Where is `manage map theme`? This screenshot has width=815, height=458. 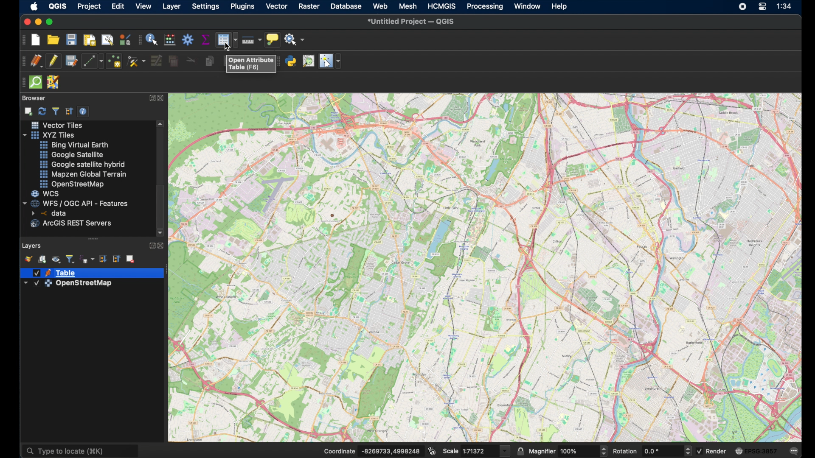 manage map theme is located at coordinates (56, 259).